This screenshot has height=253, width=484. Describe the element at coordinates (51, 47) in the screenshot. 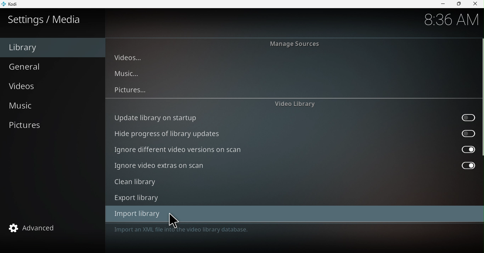

I see `Library` at that location.